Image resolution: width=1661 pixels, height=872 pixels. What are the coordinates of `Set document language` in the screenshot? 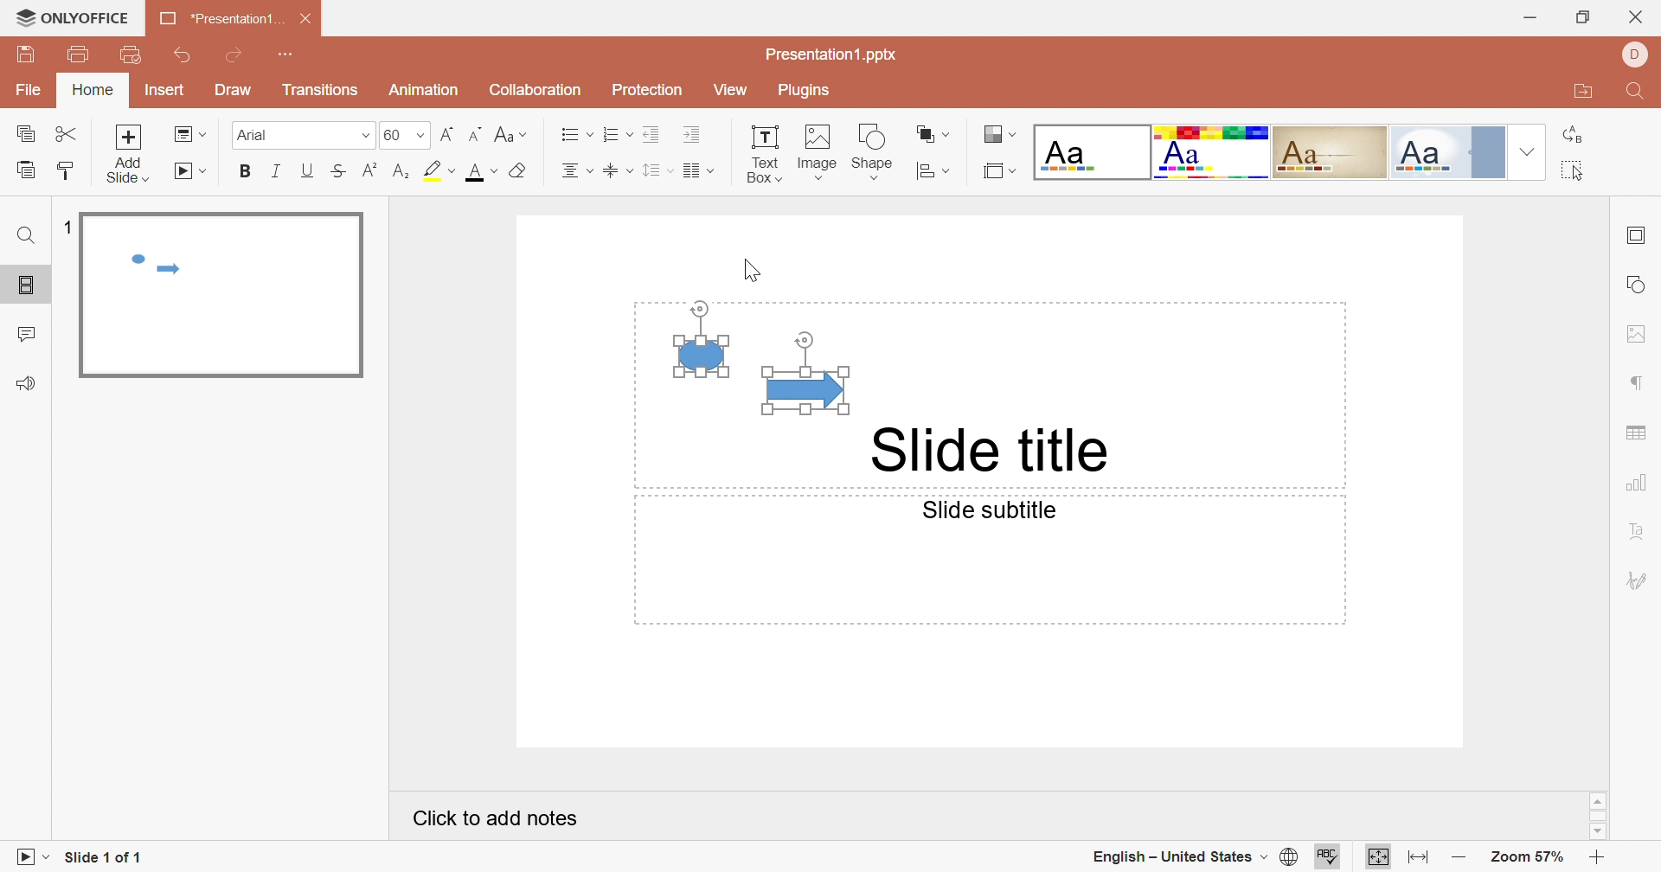 It's located at (1288, 859).